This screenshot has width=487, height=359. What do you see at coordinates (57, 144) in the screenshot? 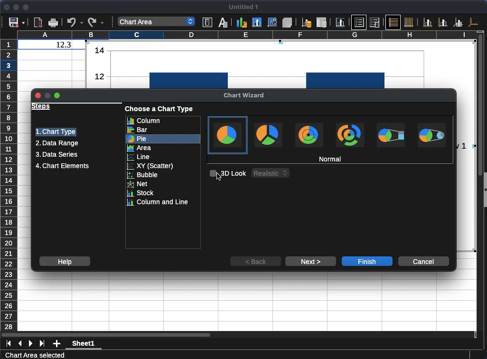
I see `data range` at bounding box center [57, 144].